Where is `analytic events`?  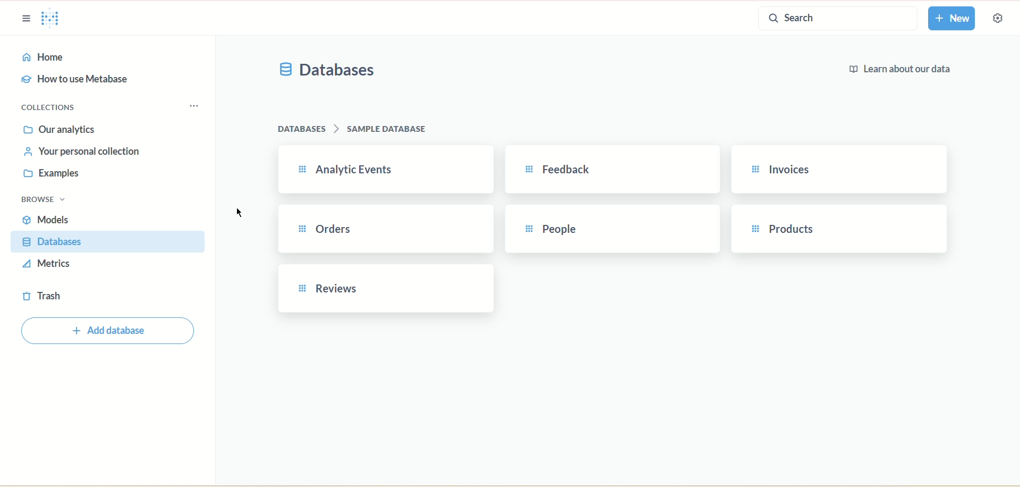 analytic events is located at coordinates (384, 169).